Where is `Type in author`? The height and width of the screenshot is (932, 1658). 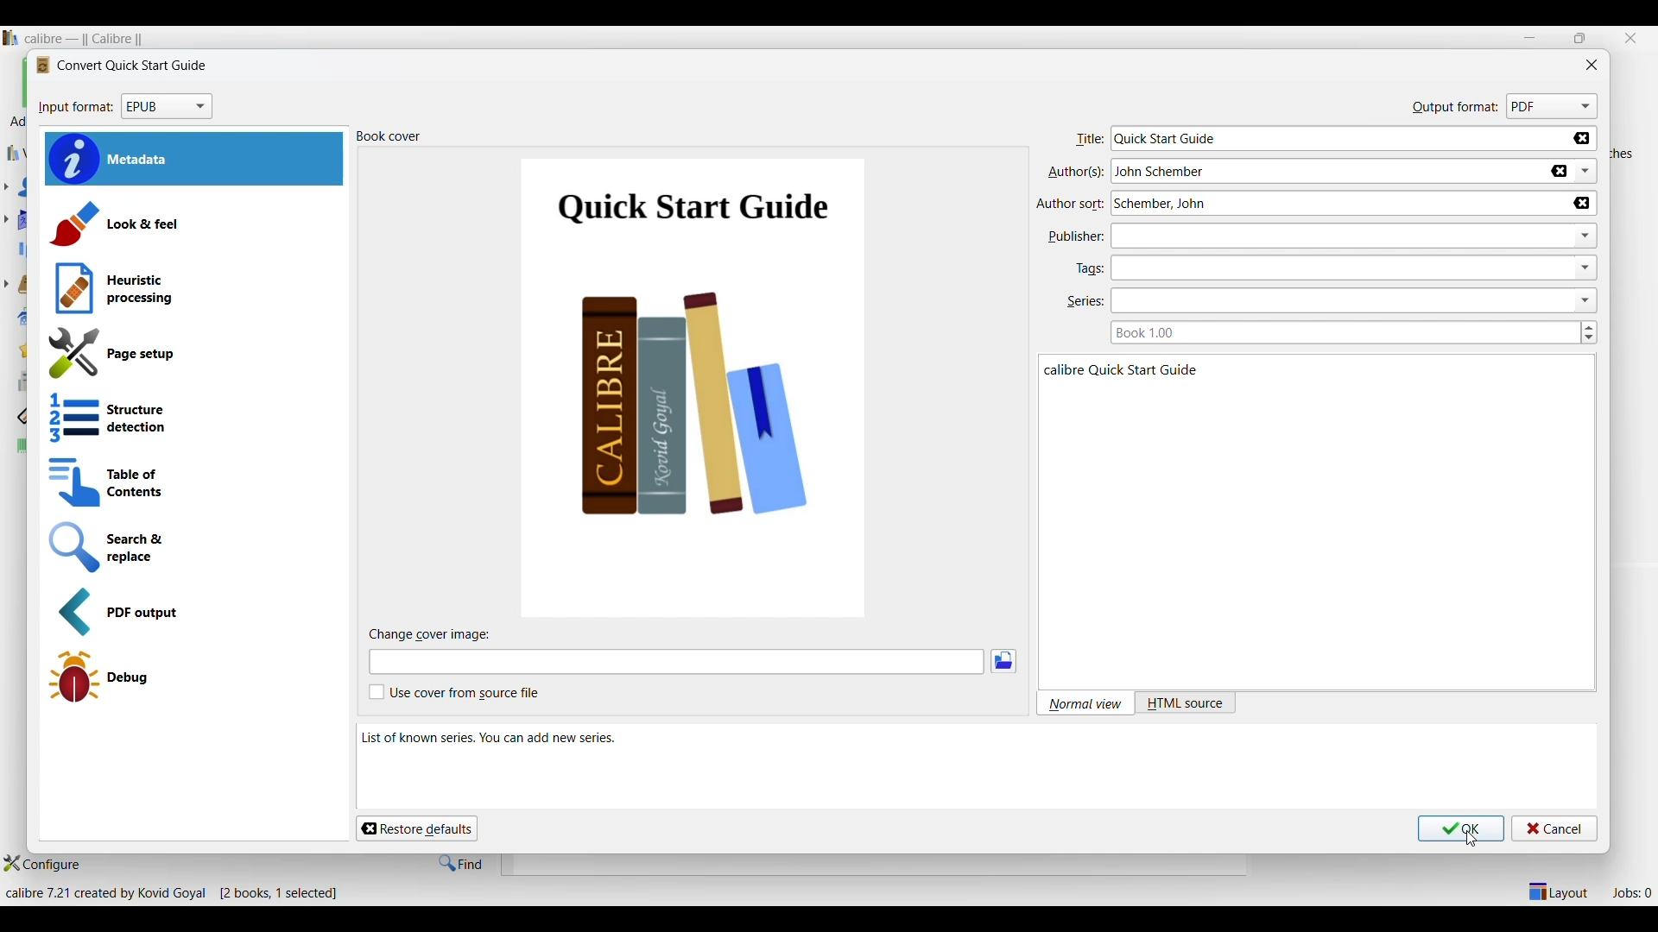
Type in author is located at coordinates (1289, 172).